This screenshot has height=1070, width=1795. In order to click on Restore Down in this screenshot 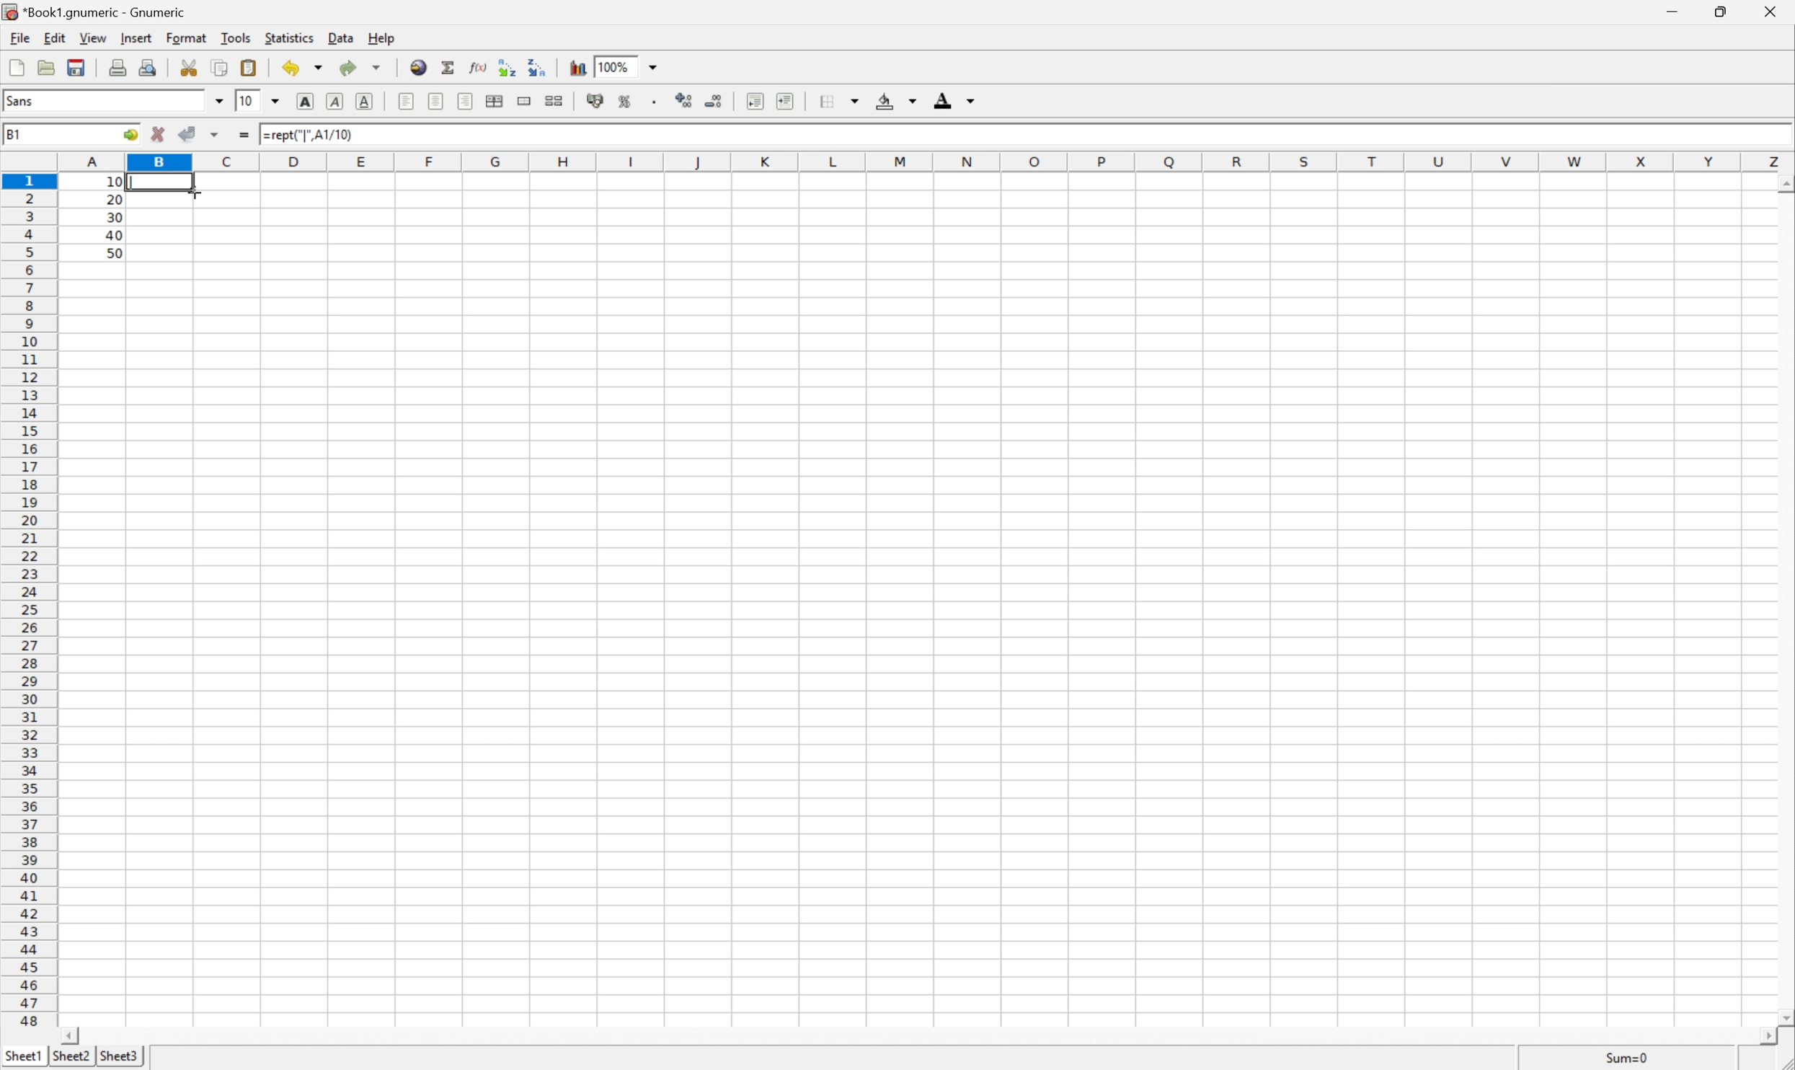, I will do `click(1724, 11)`.